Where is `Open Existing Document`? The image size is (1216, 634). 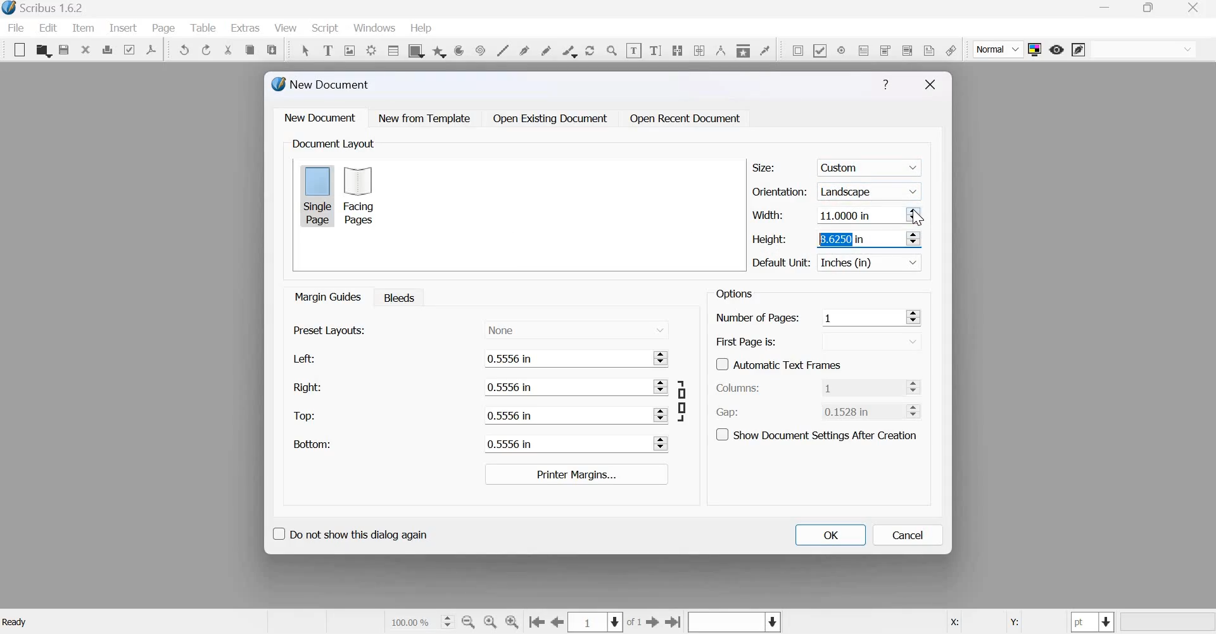 Open Existing Document is located at coordinates (549, 118).